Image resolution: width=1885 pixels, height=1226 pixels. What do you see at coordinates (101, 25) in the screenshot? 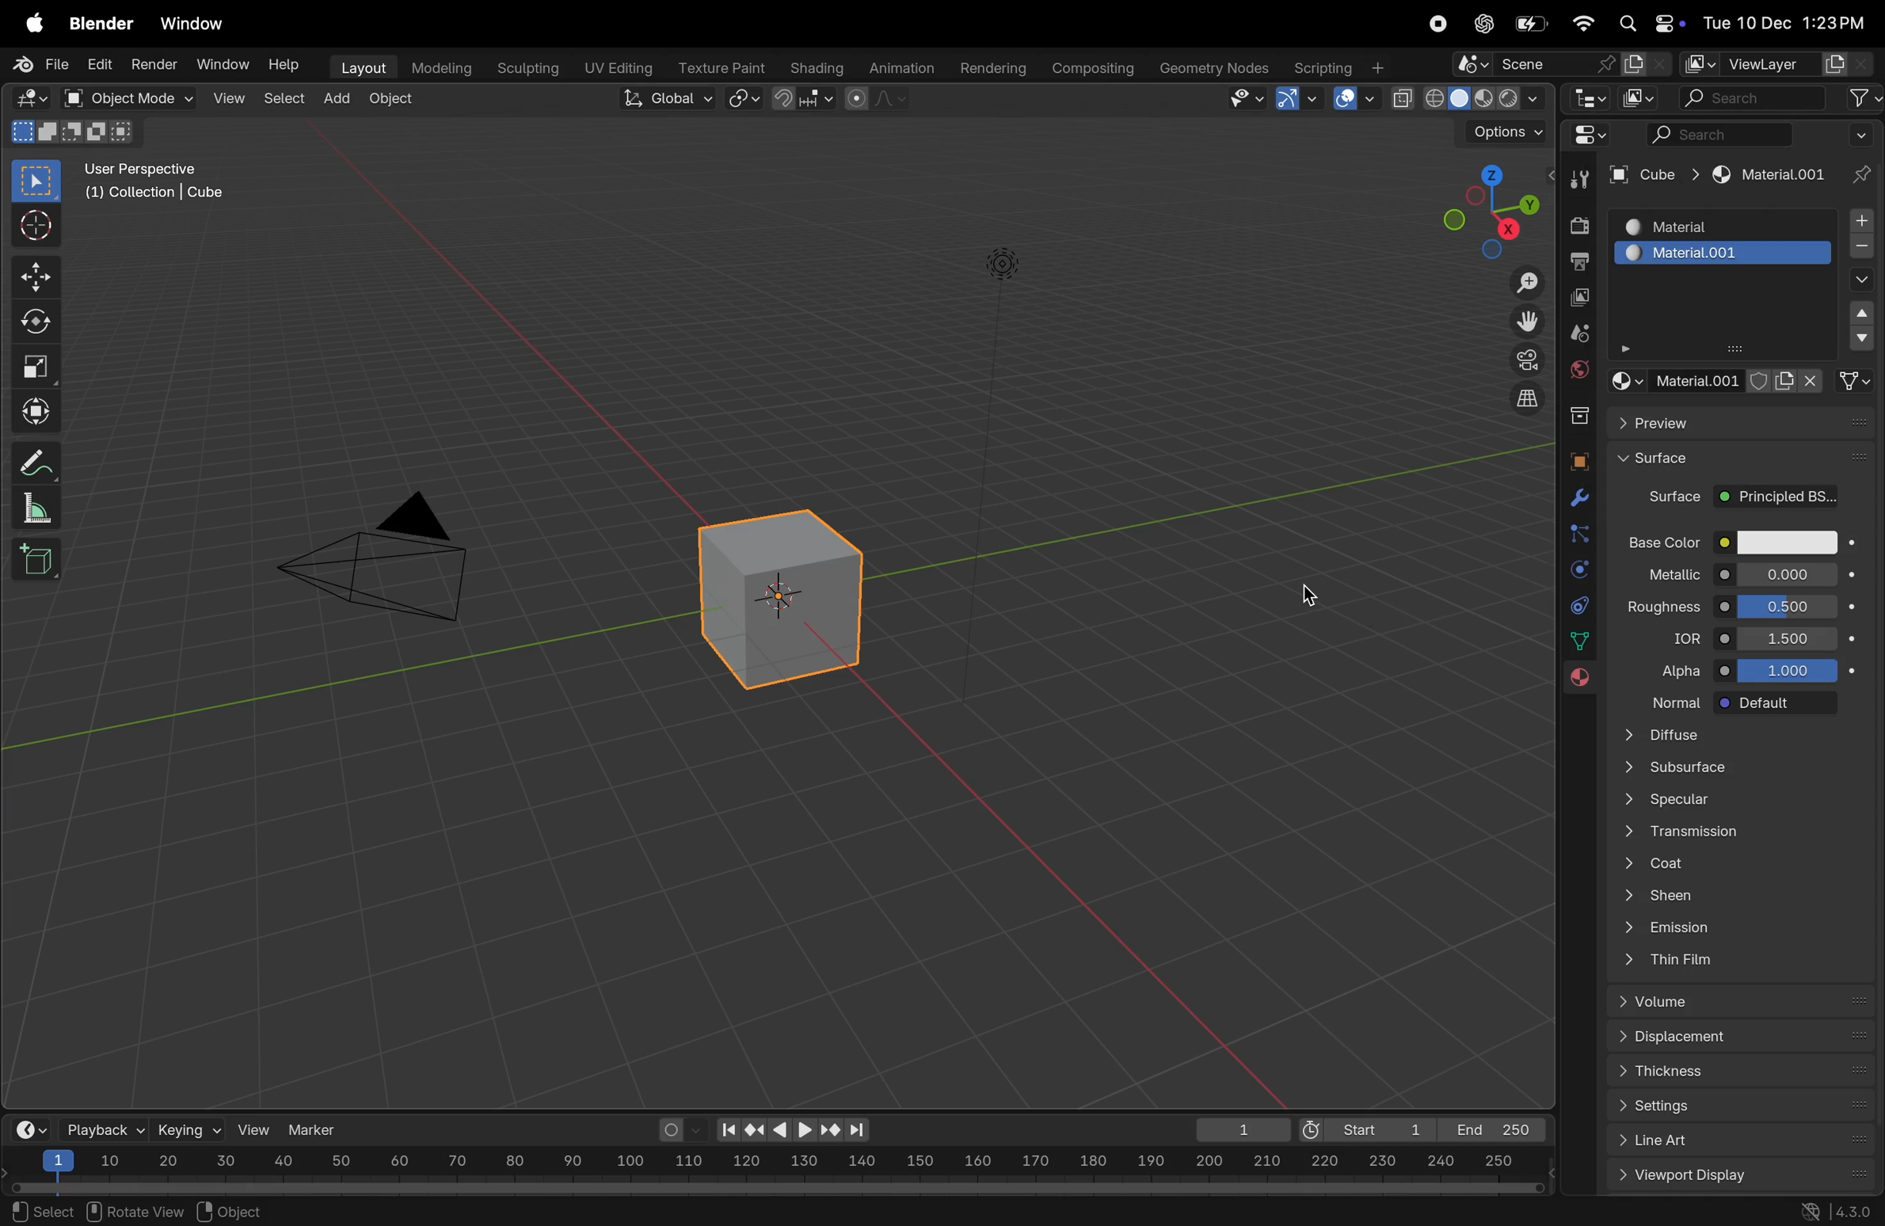
I see `blender` at bounding box center [101, 25].